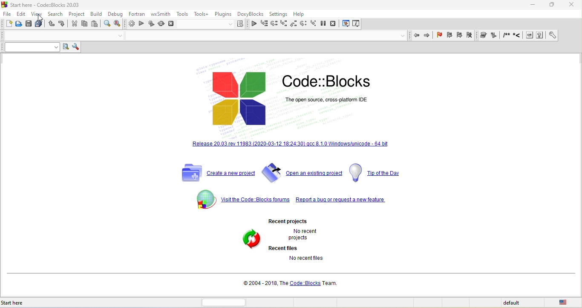 The height and width of the screenshot is (308, 582). What do you see at coordinates (61, 24) in the screenshot?
I see `redo` at bounding box center [61, 24].